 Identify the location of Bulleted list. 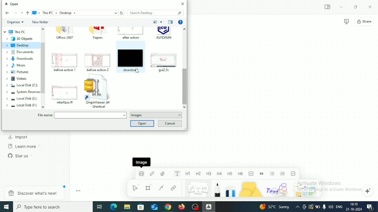
(272, 174).